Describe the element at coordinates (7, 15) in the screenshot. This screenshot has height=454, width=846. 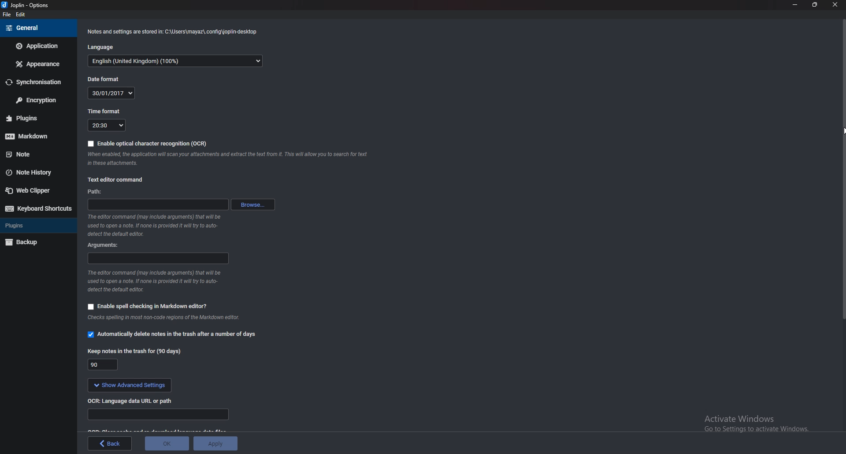
I see `File` at that location.